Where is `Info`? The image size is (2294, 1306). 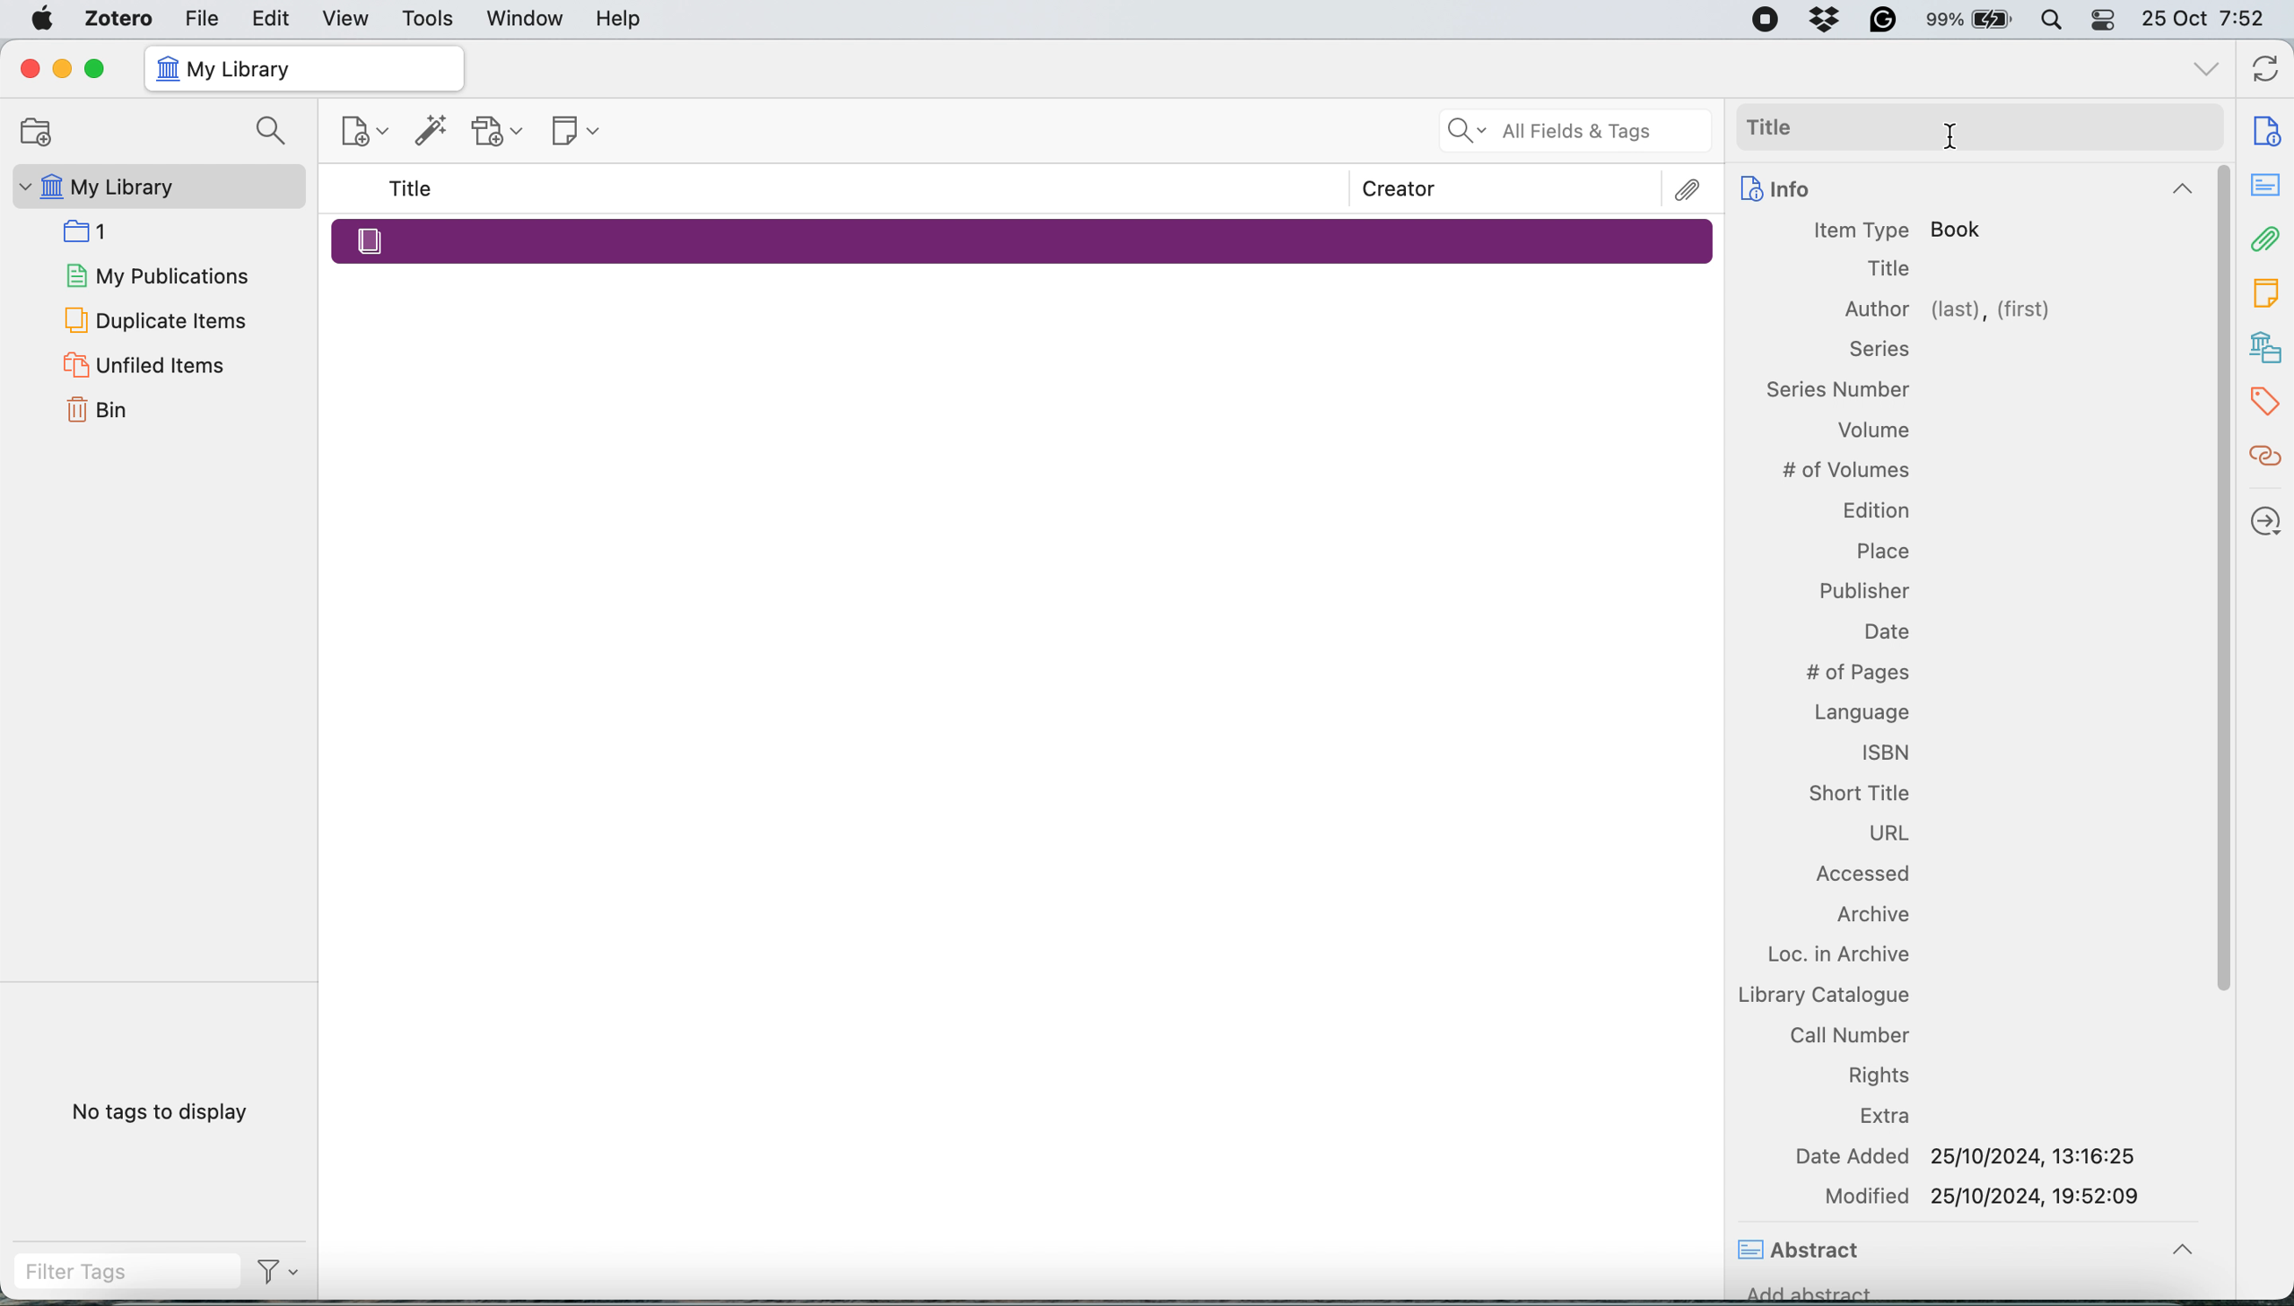 Info is located at coordinates (1963, 191).